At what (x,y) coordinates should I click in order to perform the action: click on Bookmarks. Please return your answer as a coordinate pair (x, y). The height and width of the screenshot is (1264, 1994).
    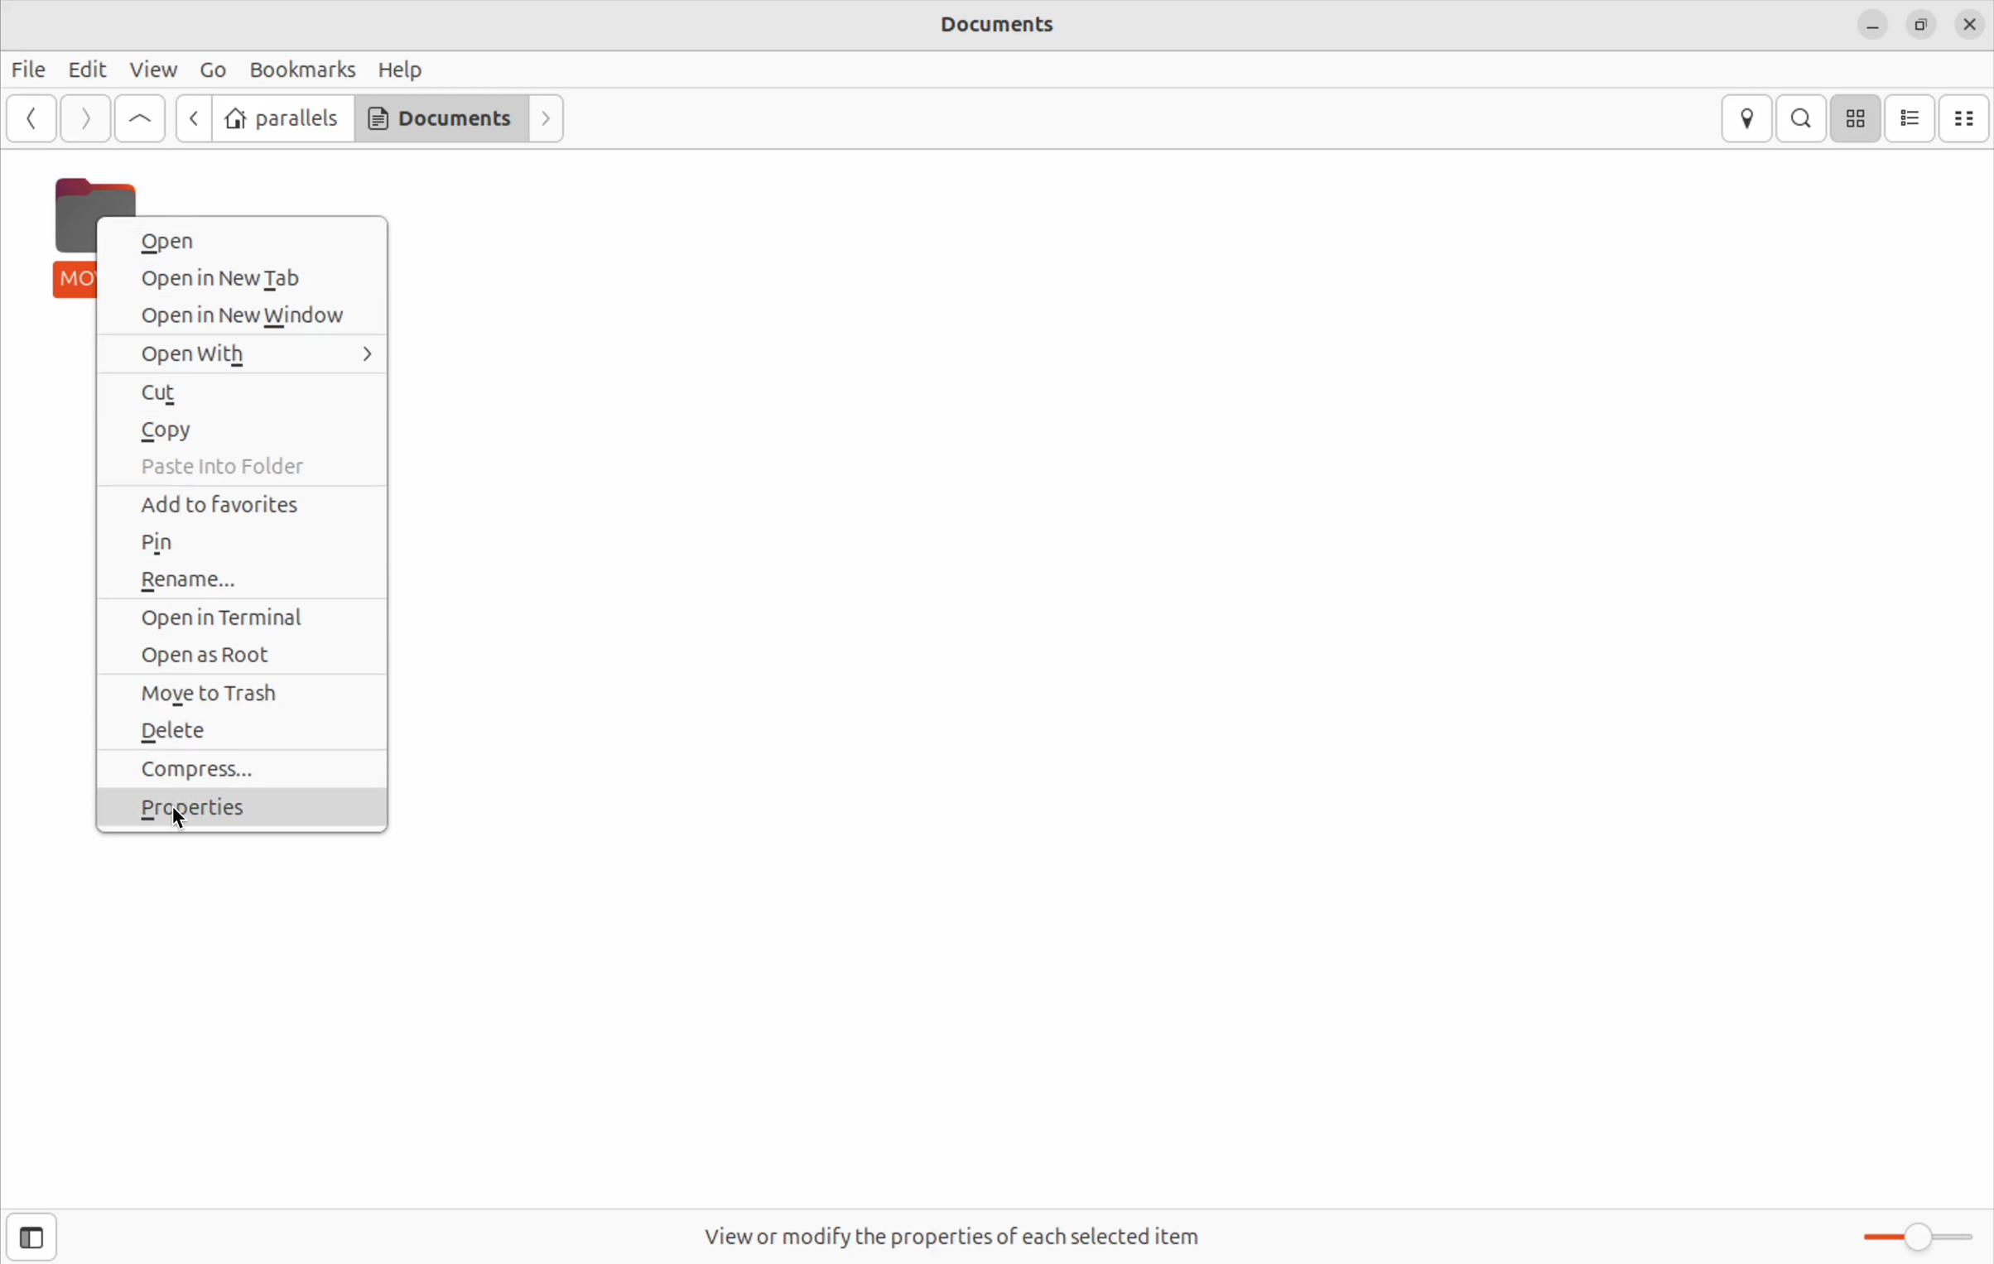
    Looking at the image, I should click on (300, 68).